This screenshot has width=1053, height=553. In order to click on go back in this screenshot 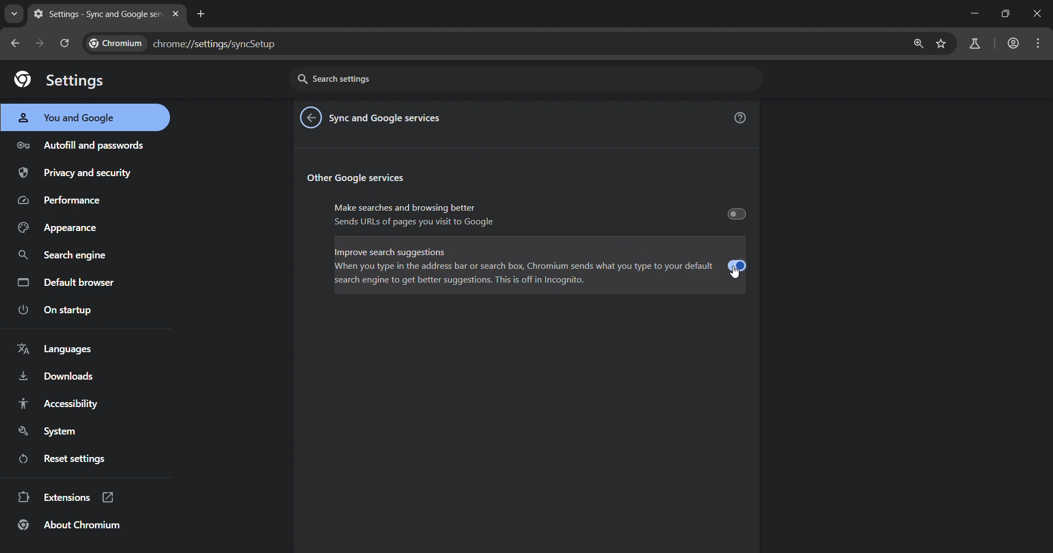, I will do `click(312, 117)`.